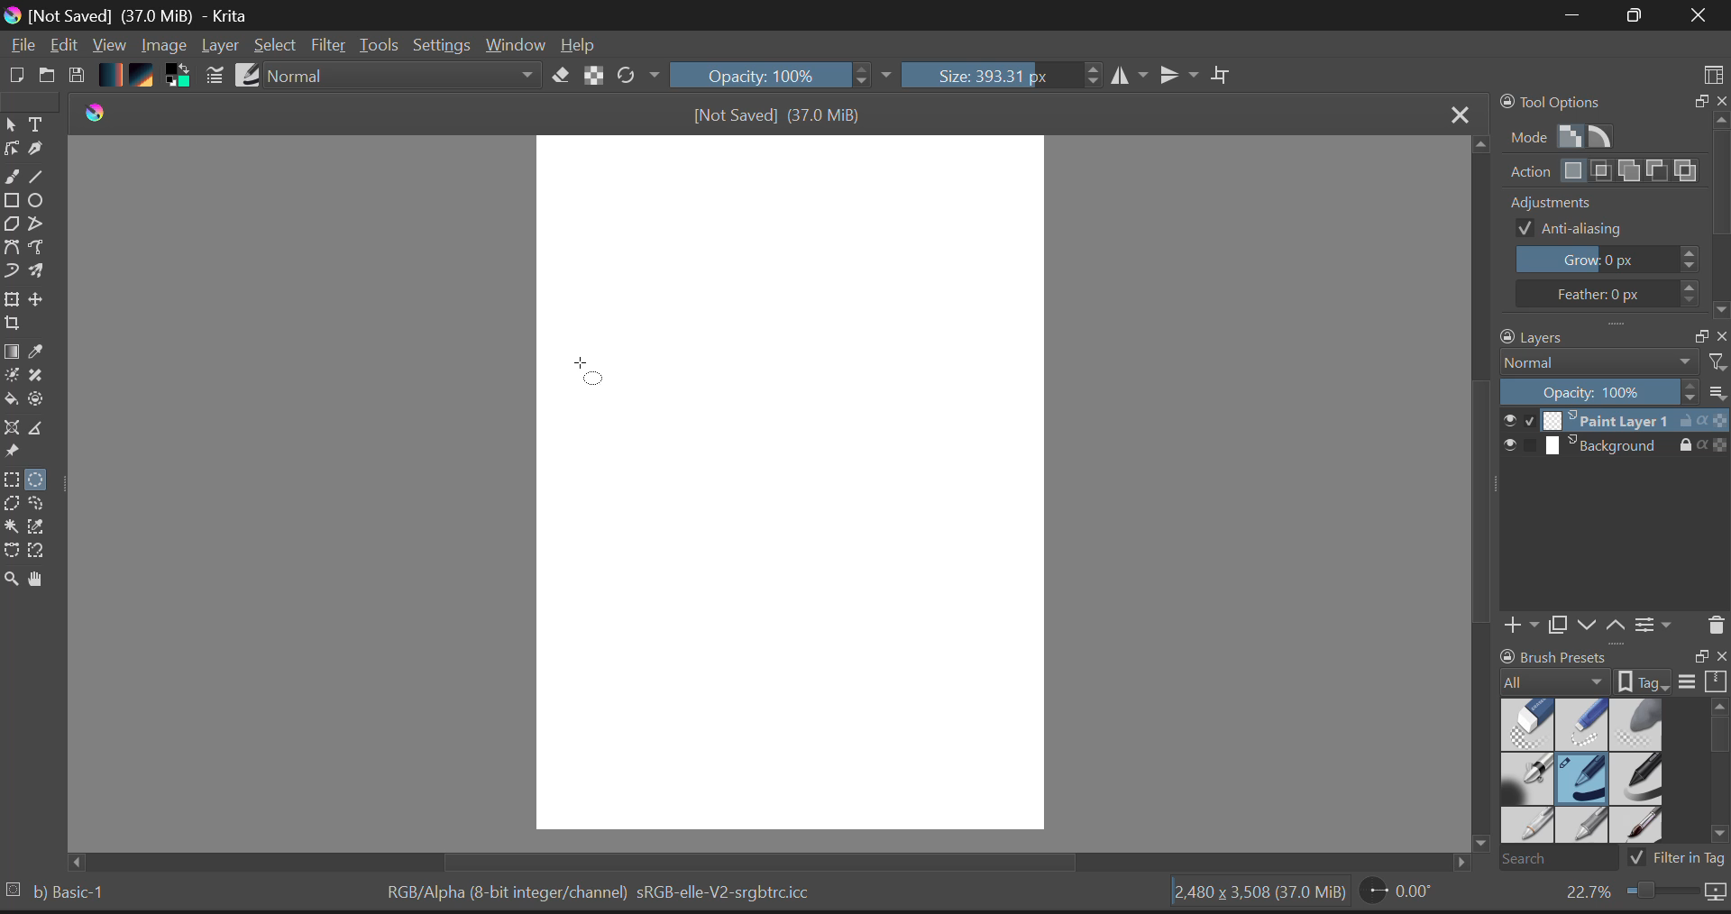 Image resolution: width=1731 pixels, height=914 pixels. I want to click on Smart Patch Tool, so click(39, 379).